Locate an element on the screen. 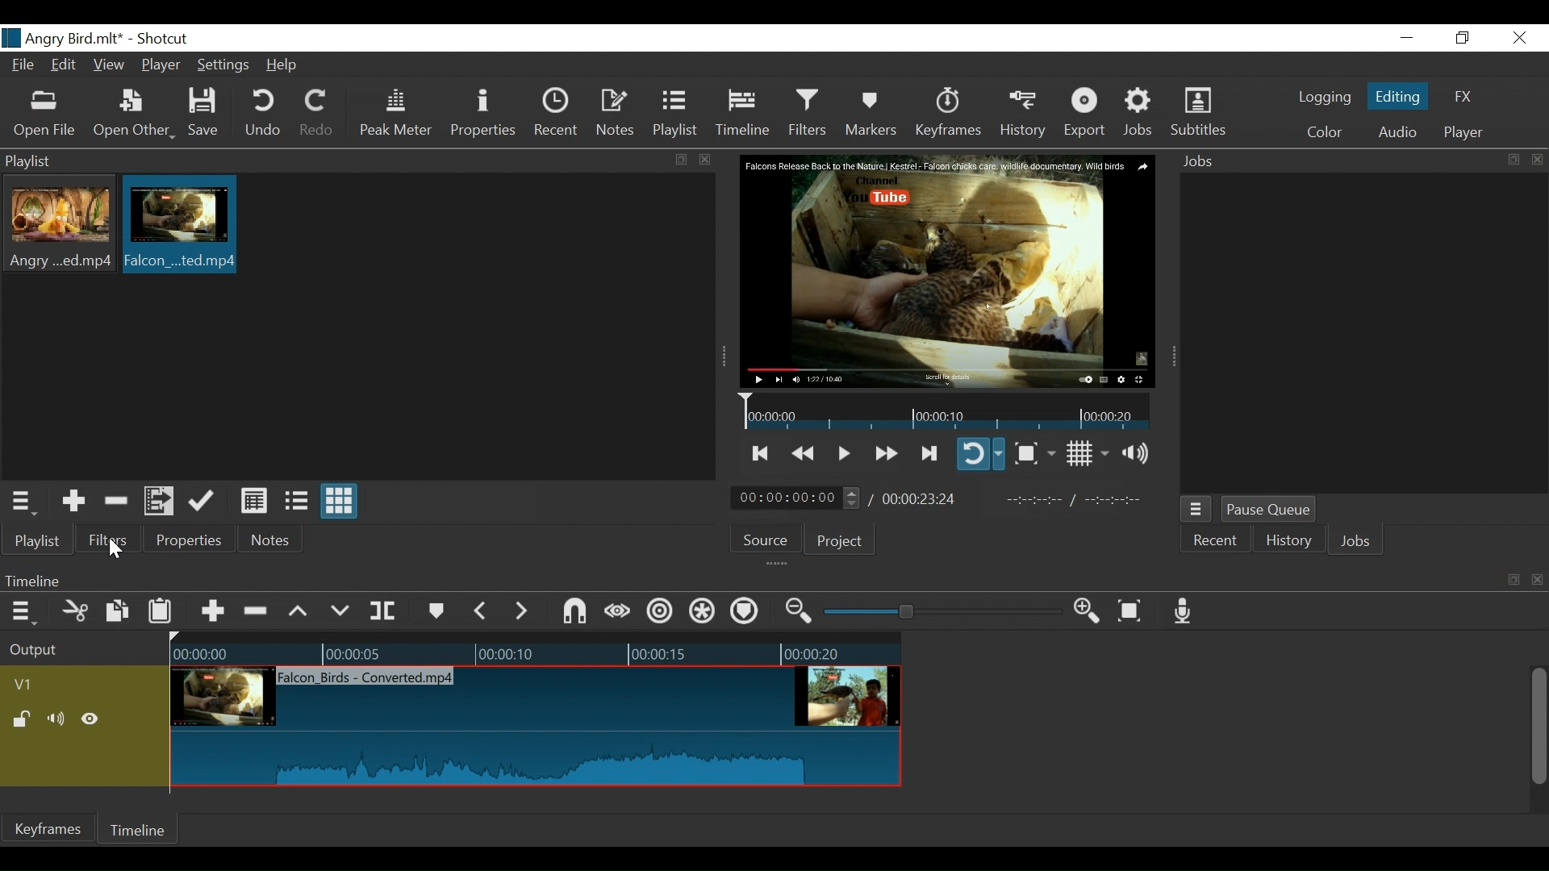  View as icons is located at coordinates (340, 501).